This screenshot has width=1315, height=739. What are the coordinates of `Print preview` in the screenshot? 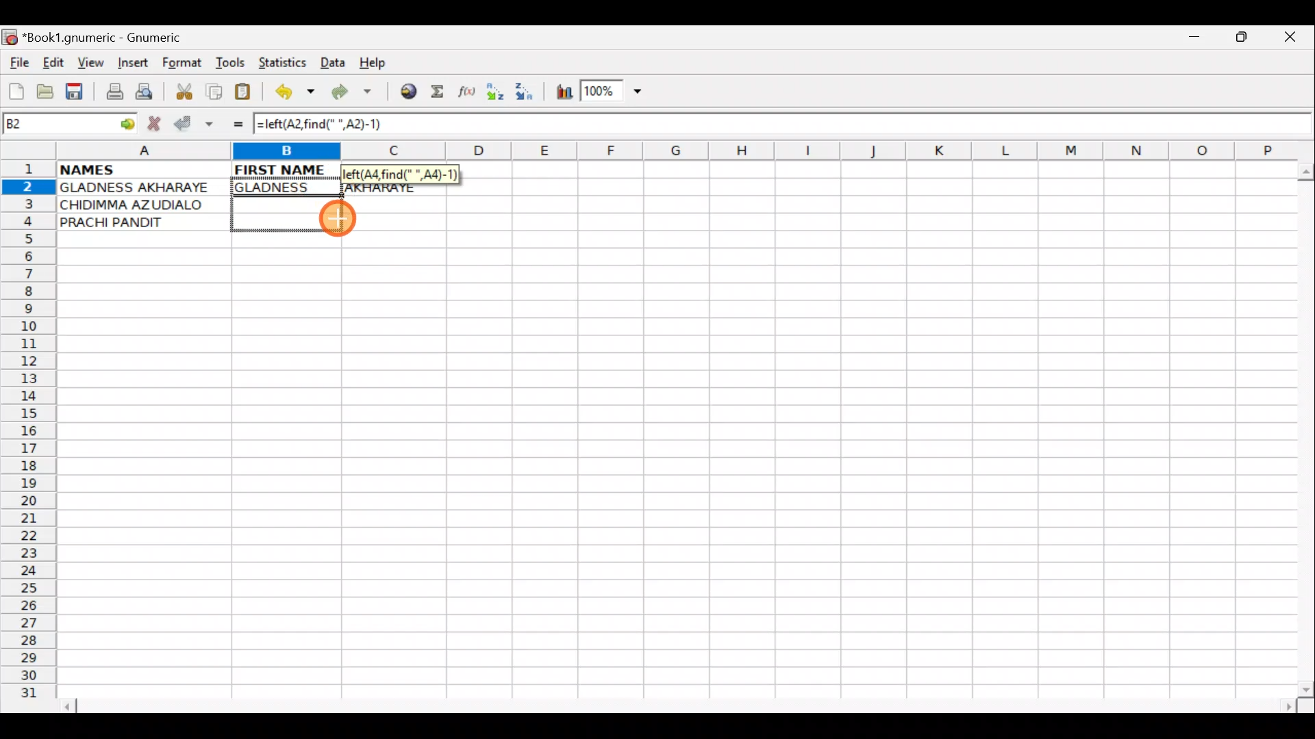 It's located at (145, 94).